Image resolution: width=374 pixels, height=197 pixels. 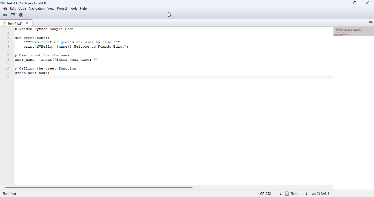 I want to click on title, so click(x=28, y=3).